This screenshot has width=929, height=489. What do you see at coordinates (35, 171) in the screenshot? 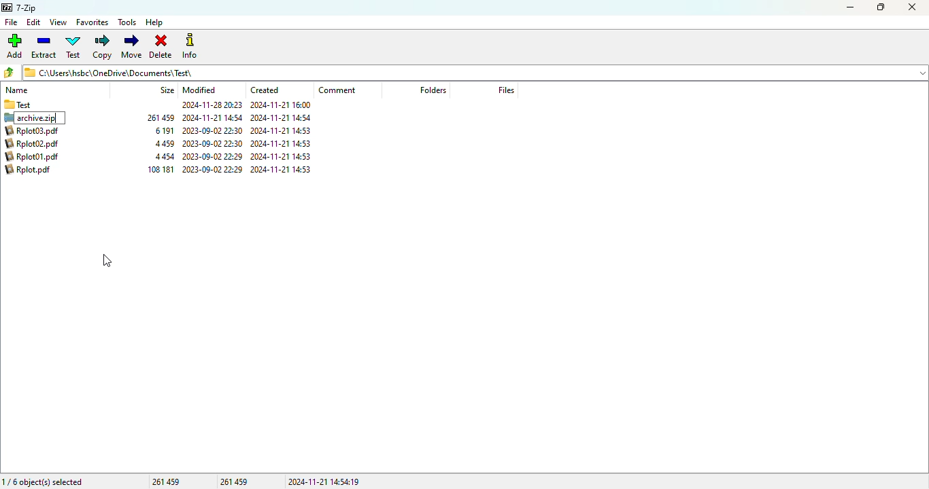
I see `Rplot.pdf 108181 2023-09-02 22:29 2024-11-21 14:53` at bounding box center [35, 171].